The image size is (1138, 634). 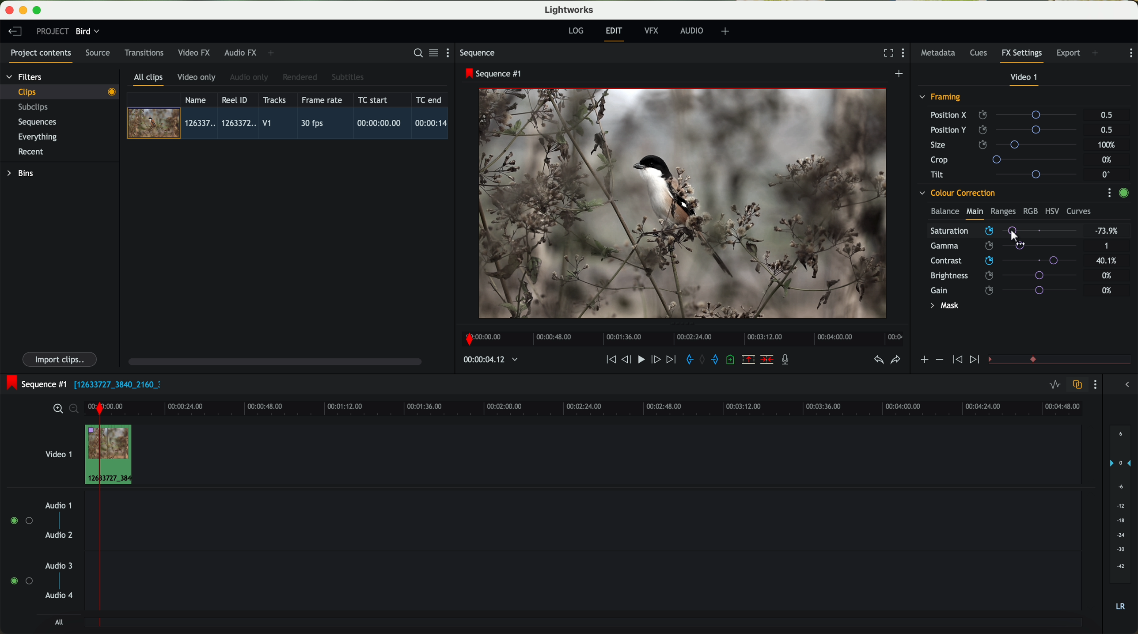 What do you see at coordinates (684, 203) in the screenshot?
I see `applied effect` at bounding box center [684, 203].